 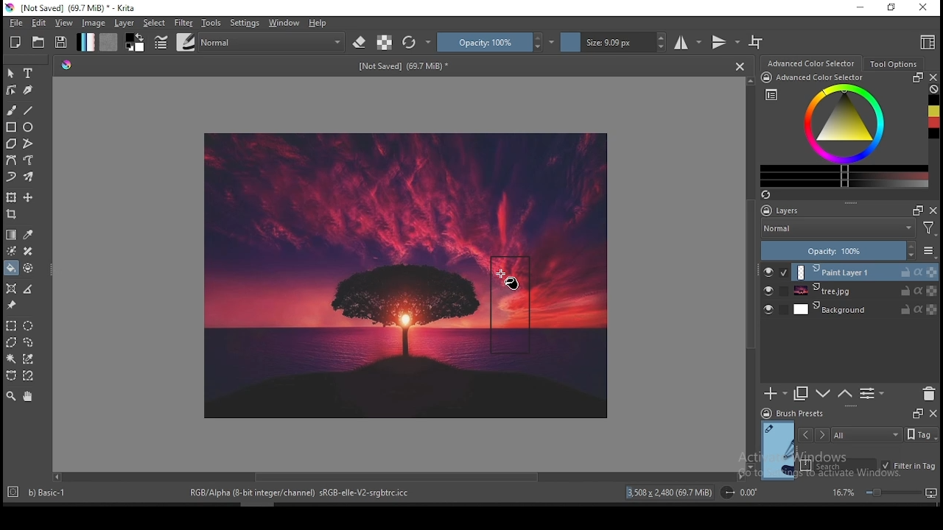 I want to click on scroll bar, so click(x=253, y=504).